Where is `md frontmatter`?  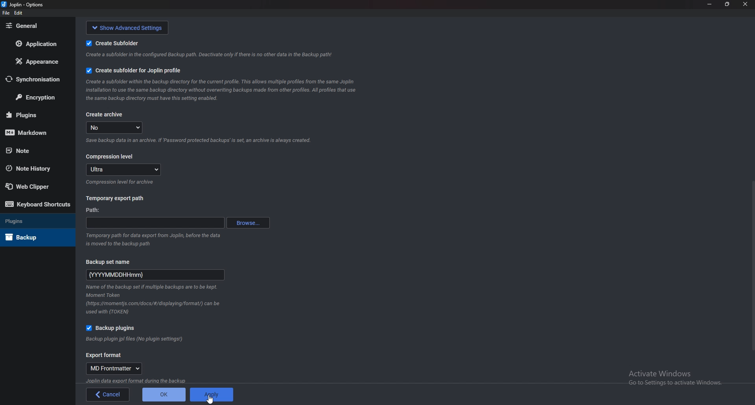 md frontmatter is located at coordinates (116, 369).